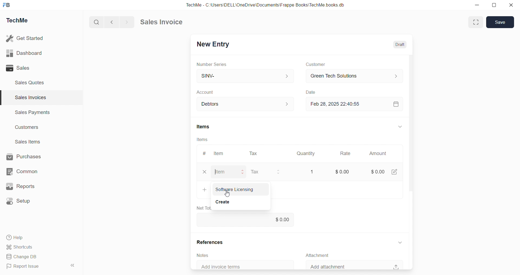 The image size is (520, 275). Describe the element at coordinates (16, 238) in the screenshot. I see `Help` at that location.